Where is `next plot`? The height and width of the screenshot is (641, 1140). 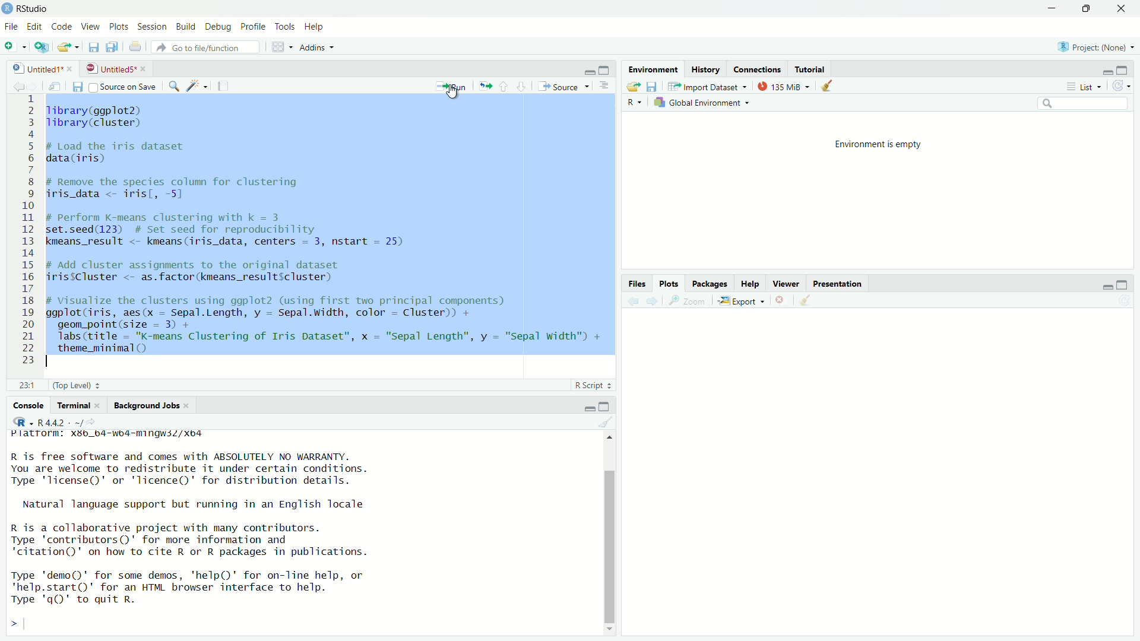
next plot is located at coordinates (650, 302).